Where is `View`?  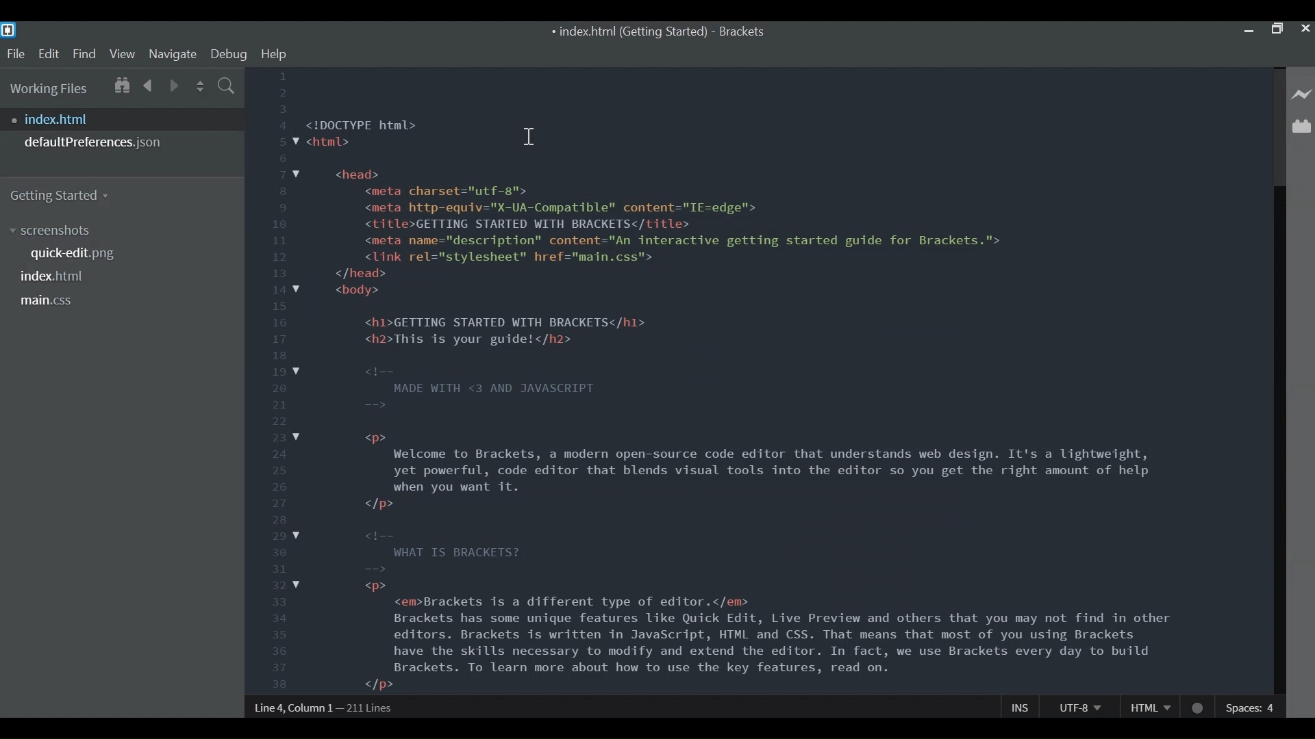
View is located at coordinates (123, 53).